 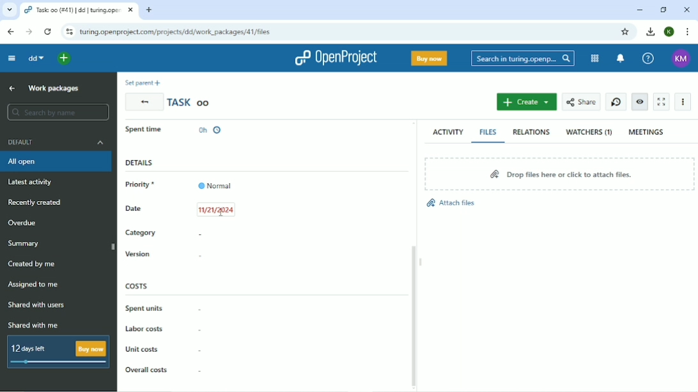 I want to click on All open, so click(x=56, y=162).